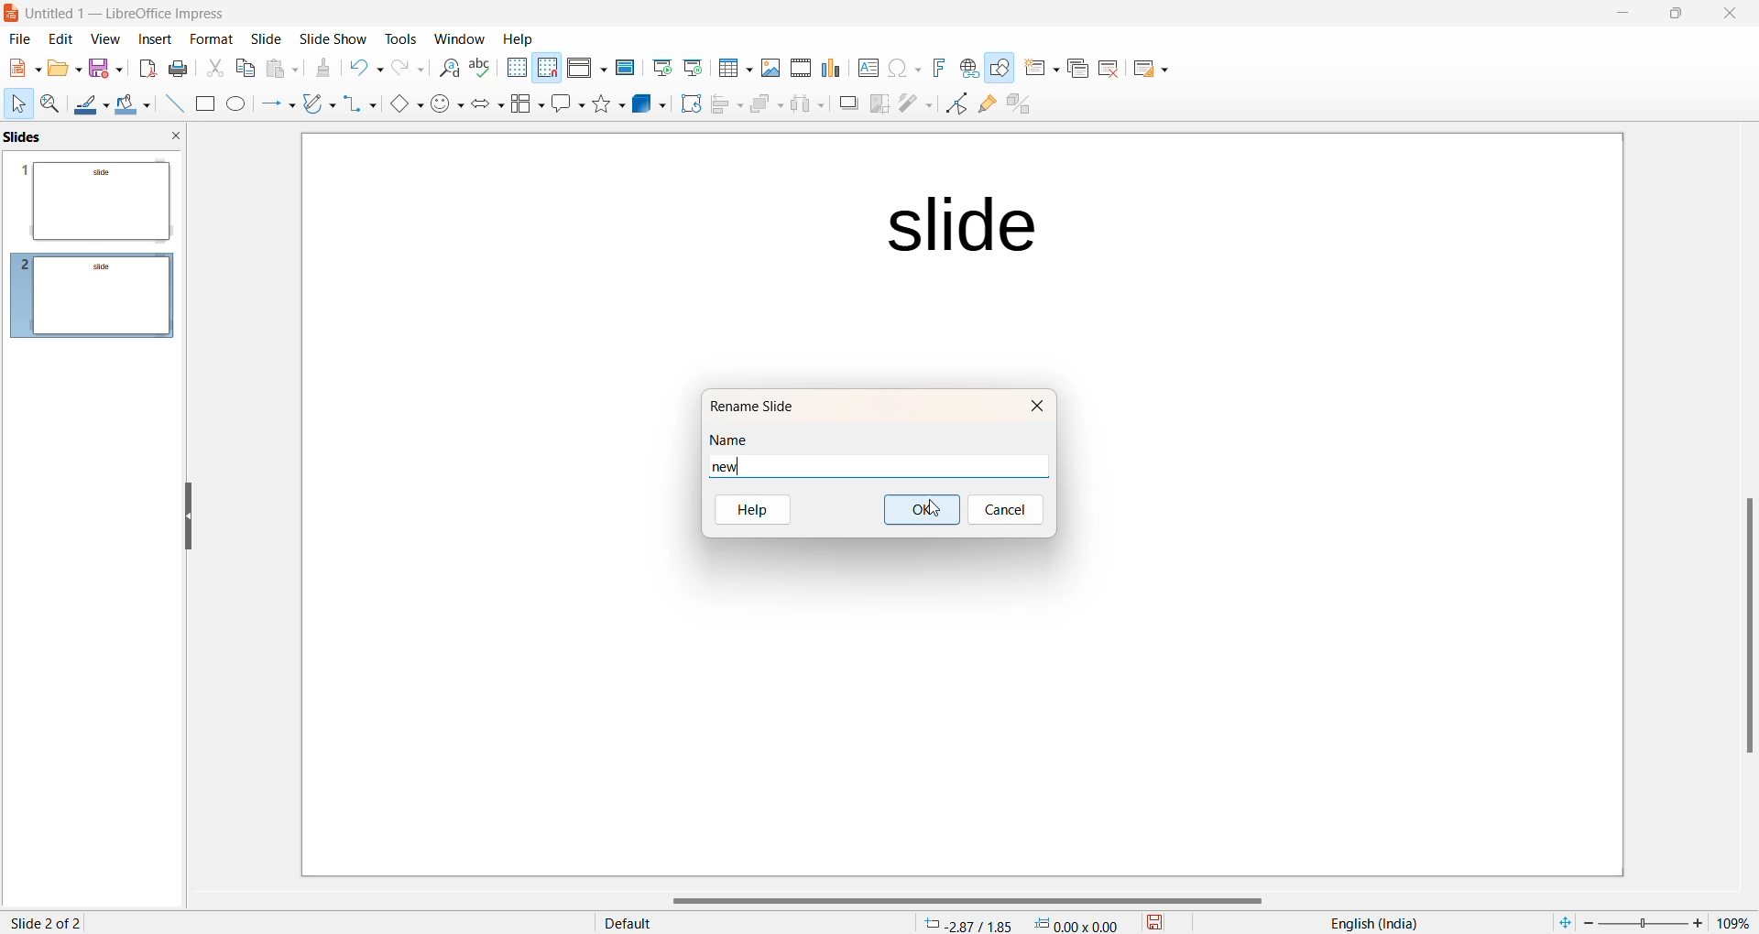 The image size is (1759, 934). I want to click on minimize, so click(1618, 16).